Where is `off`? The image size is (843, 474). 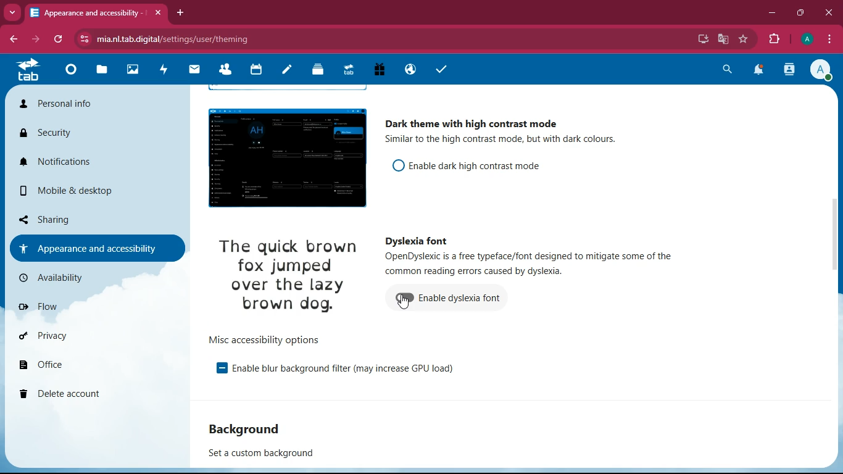
off is located at coordinates (394, 165).